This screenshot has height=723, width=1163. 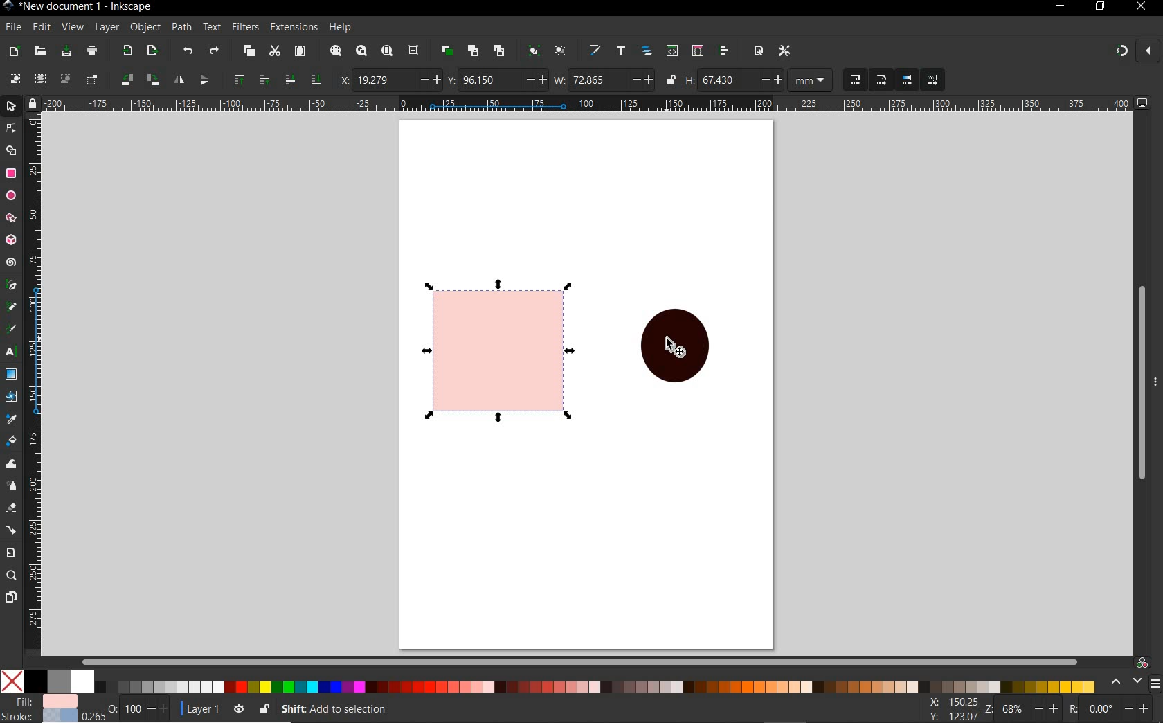 What do you see at coordinates (10, 553) in the screenshot?
I see `measure tool` at bounding box center [10, 553].